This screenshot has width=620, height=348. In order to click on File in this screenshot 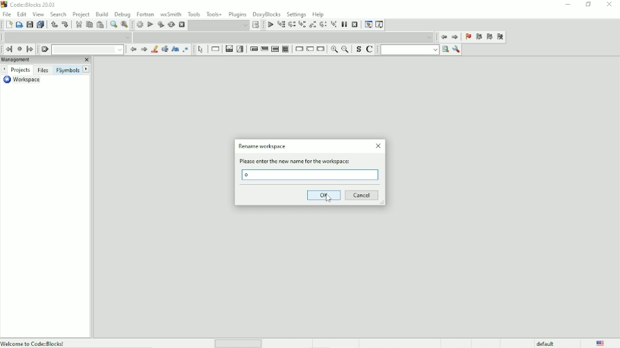, I will do `click(7, 14)`.